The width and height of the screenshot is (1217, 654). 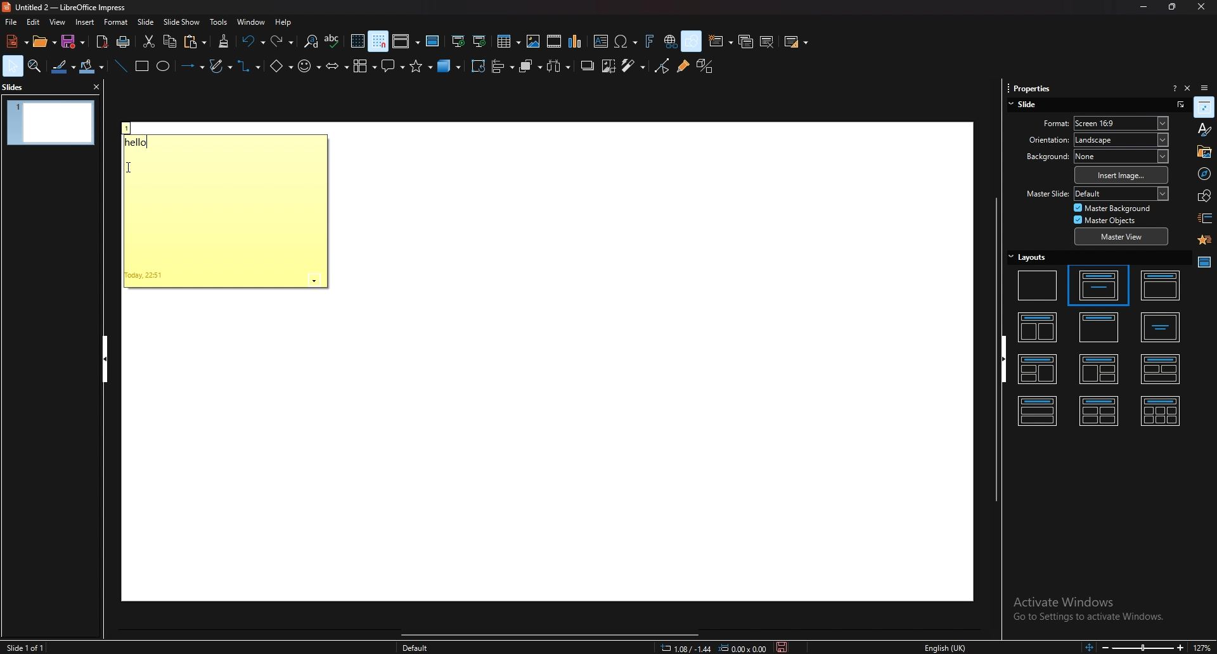 What do you see at coordinates (393, 67) in the screenshot?
I see `callout shapes` at bounding box center [393, 67].